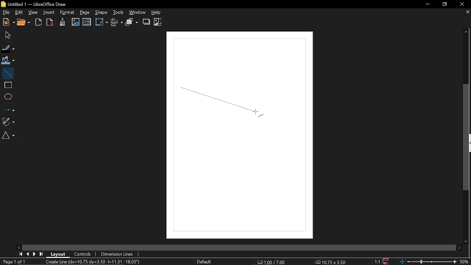  I want to click on Last Page, so click(42, 254).